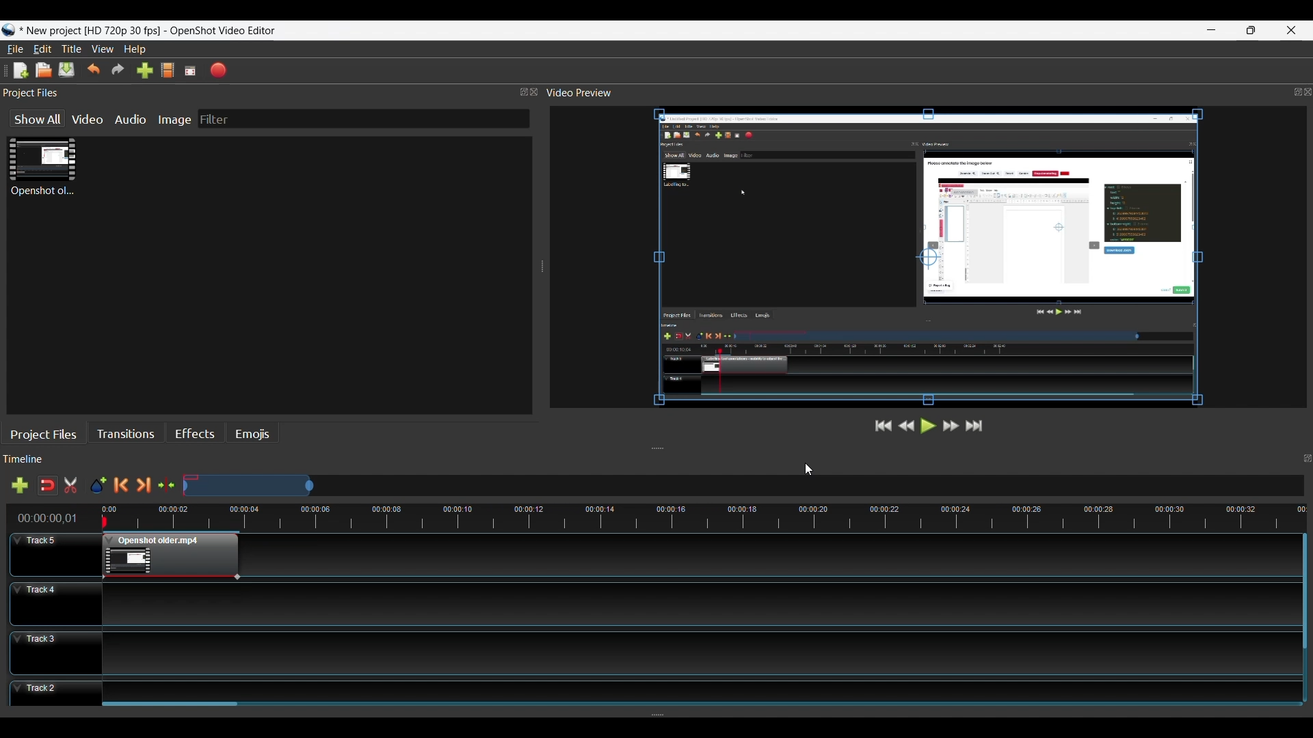 This screenshot has height=738, width=1313. Describe the element at coordinates (975, 426) in the screenshot. I see `Jump to the End` at that location.